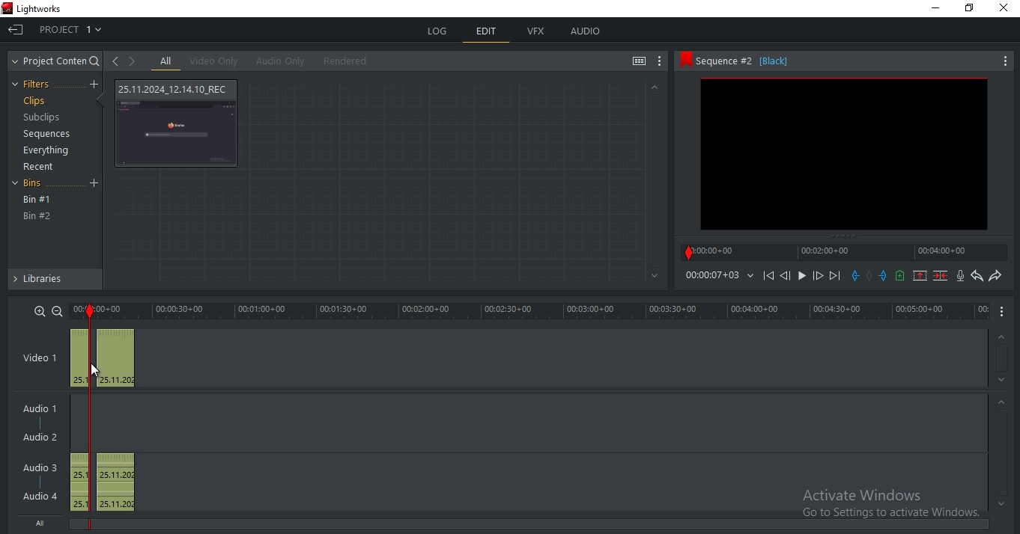 The image size is (1020, 534). What do you see at coordinates (213, 61) in the screenshot?
I see `video only` at bounding box center [213, 61].